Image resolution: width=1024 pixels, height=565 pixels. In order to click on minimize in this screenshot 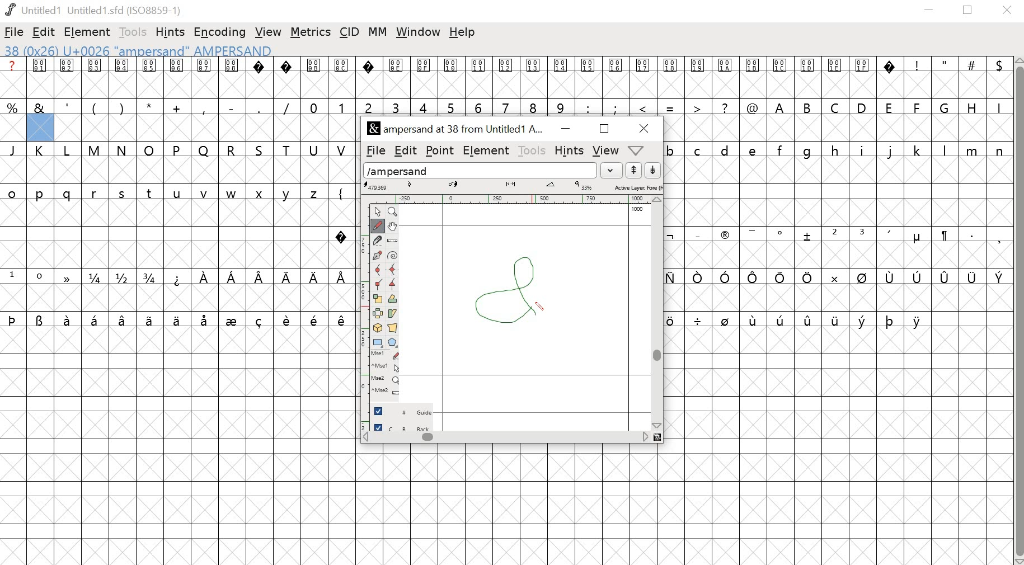, I will do `click(564, 129)`.